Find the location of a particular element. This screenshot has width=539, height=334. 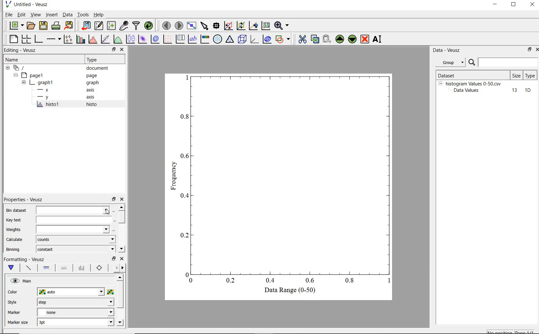

current document is located at coordinates (20, 68).